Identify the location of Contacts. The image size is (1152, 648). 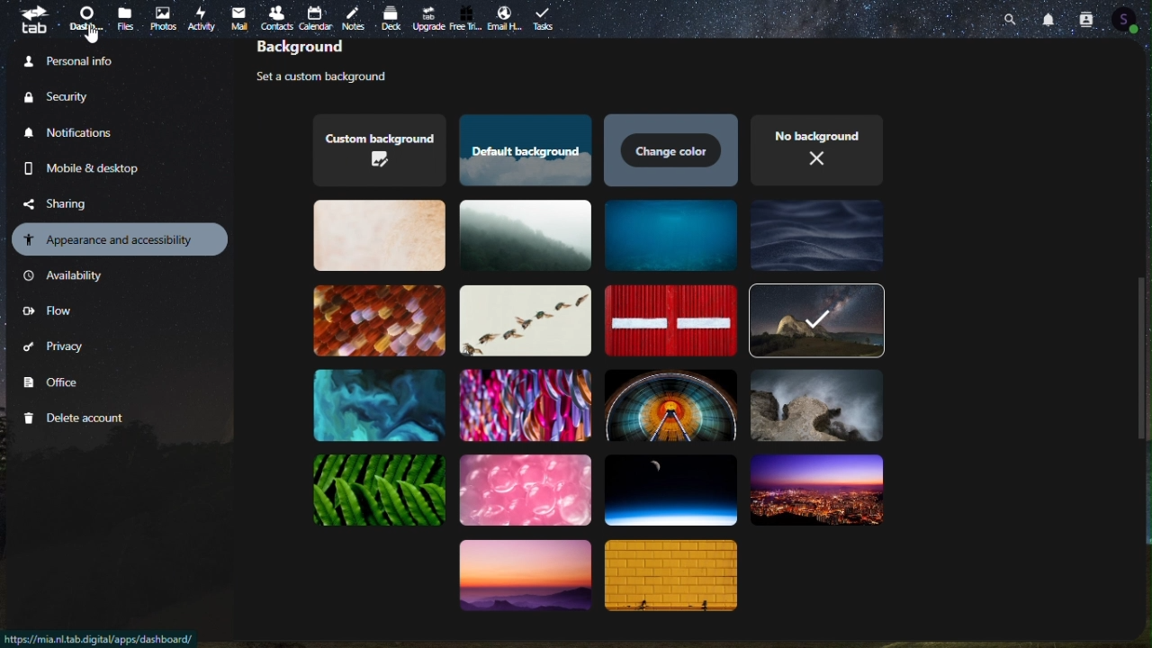
(275, 16).